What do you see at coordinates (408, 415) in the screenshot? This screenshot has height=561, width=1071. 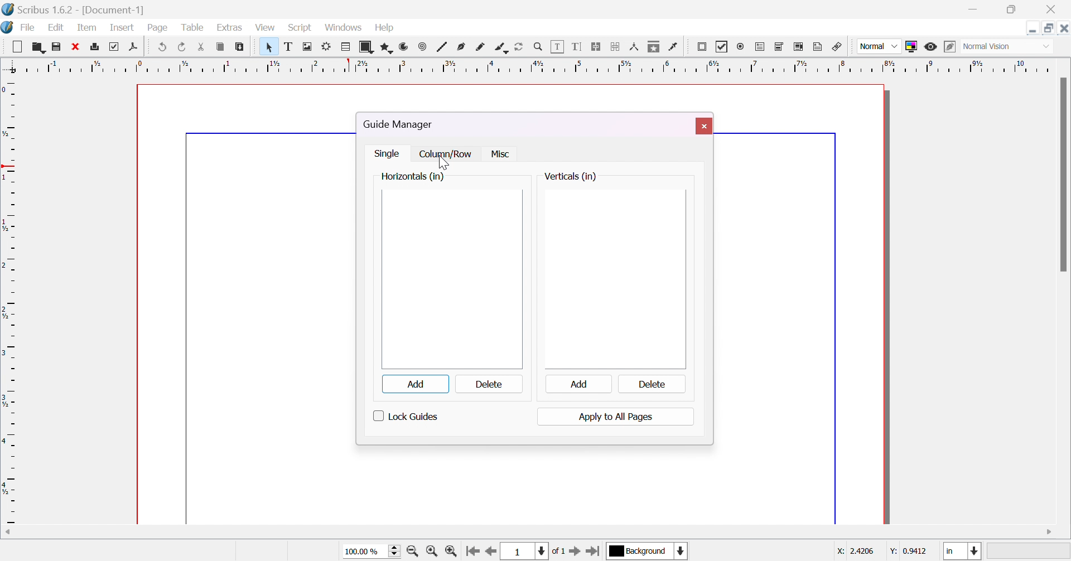 I see `look guides` at bounding box center [408, 415].